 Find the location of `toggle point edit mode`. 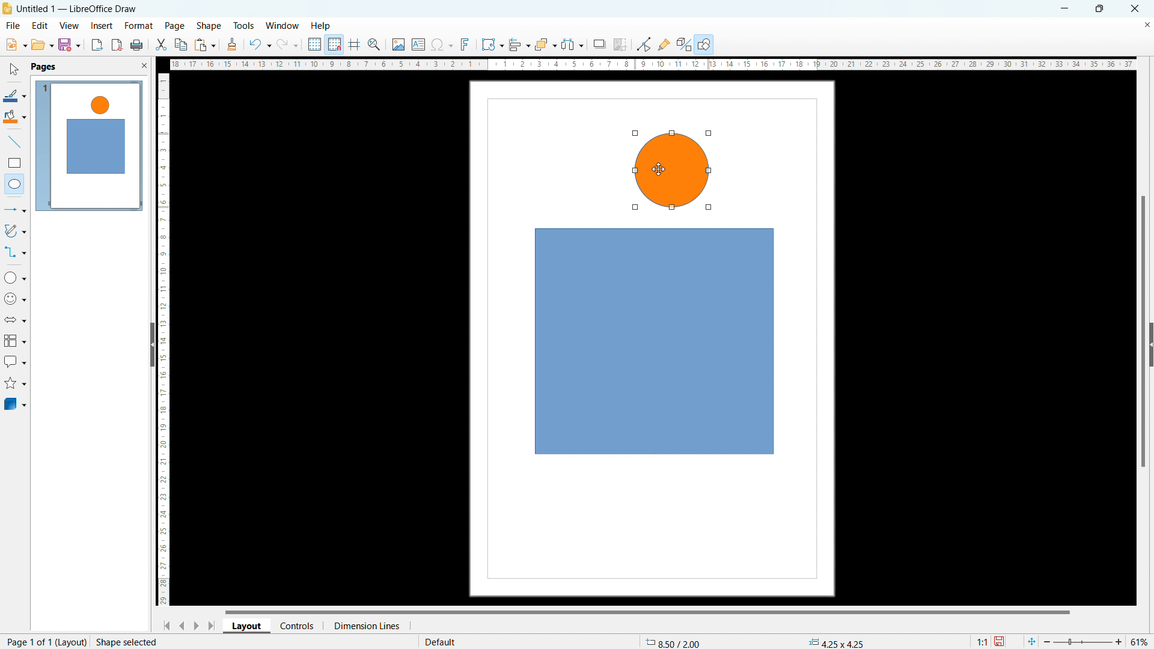

toggle point edit mode is located at coordinates (645, 43).